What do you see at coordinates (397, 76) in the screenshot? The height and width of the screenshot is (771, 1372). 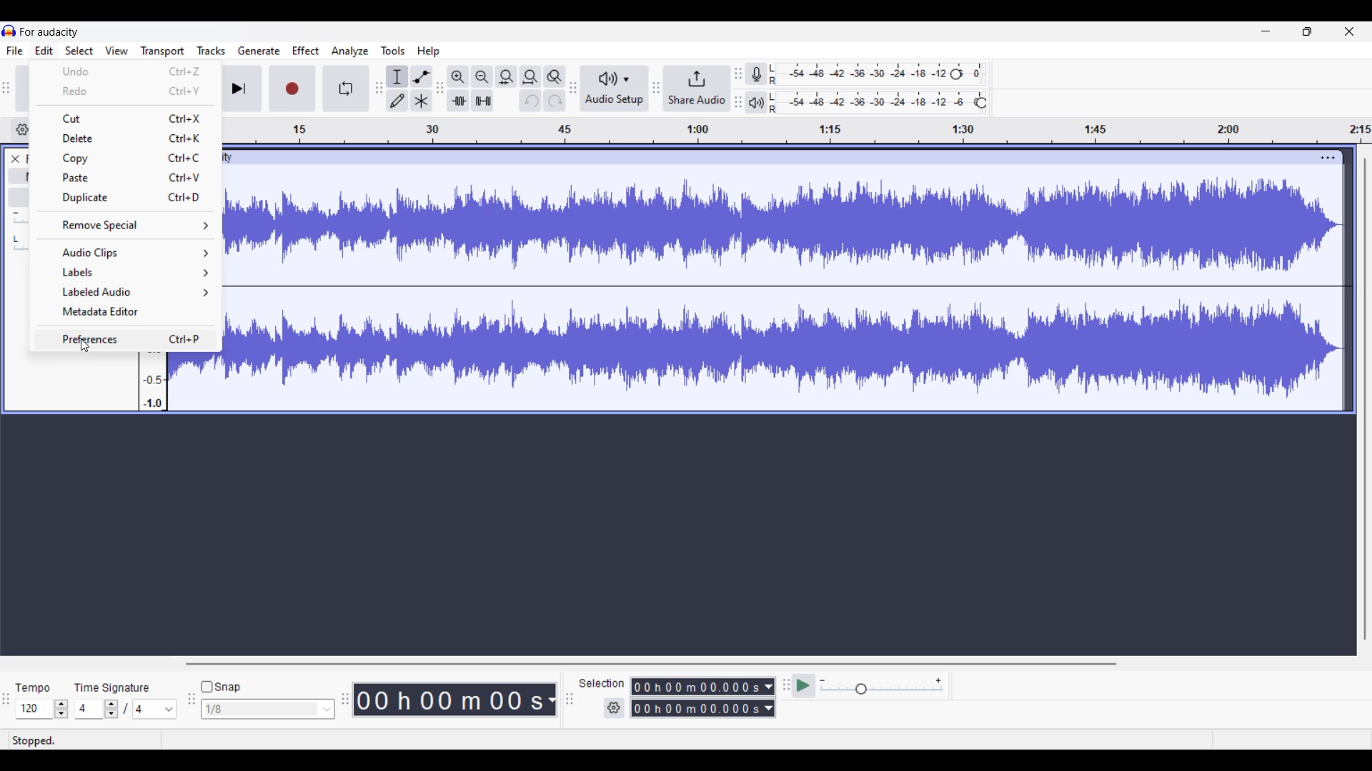 I see `Selection tool` at bounding box center [397, 76].